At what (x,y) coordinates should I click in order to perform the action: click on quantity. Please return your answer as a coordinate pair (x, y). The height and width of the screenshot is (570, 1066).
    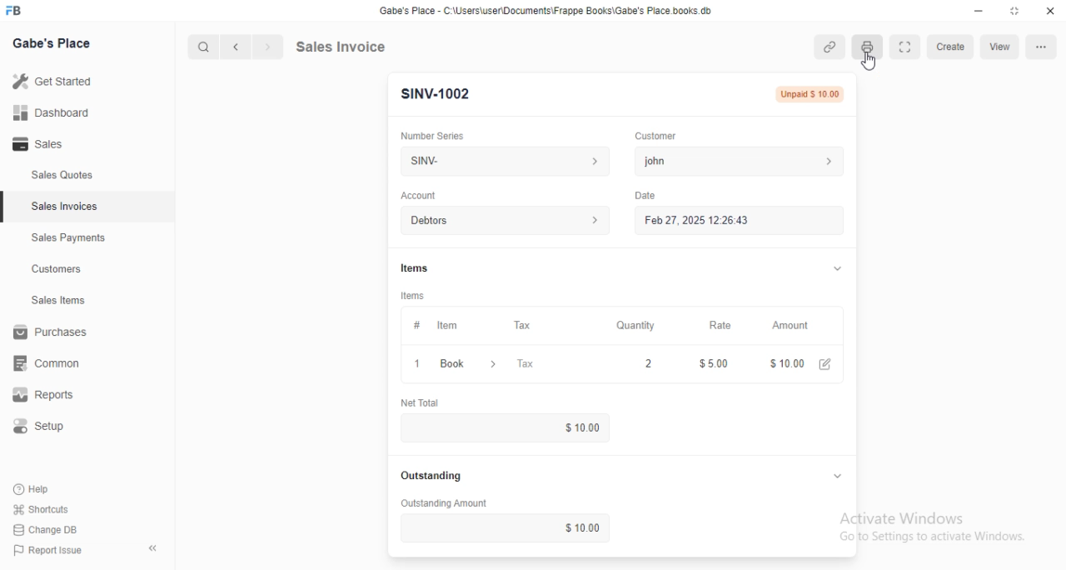
    Looking at the image, I should click on (635, 326).